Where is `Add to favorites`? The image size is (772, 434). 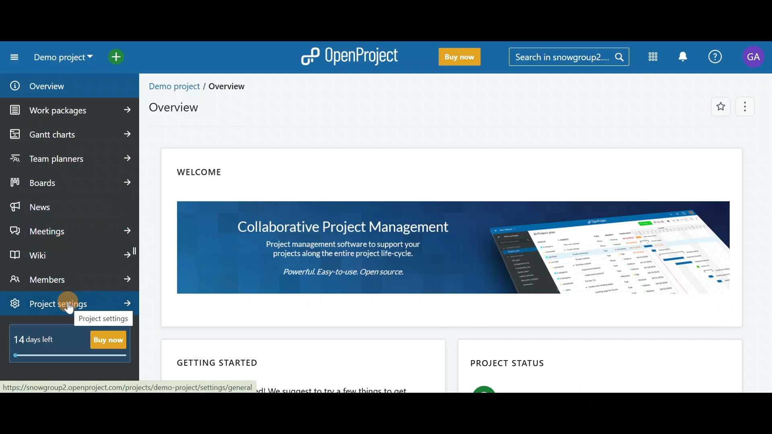
Add to favorites is located at coordinates (721, 107).